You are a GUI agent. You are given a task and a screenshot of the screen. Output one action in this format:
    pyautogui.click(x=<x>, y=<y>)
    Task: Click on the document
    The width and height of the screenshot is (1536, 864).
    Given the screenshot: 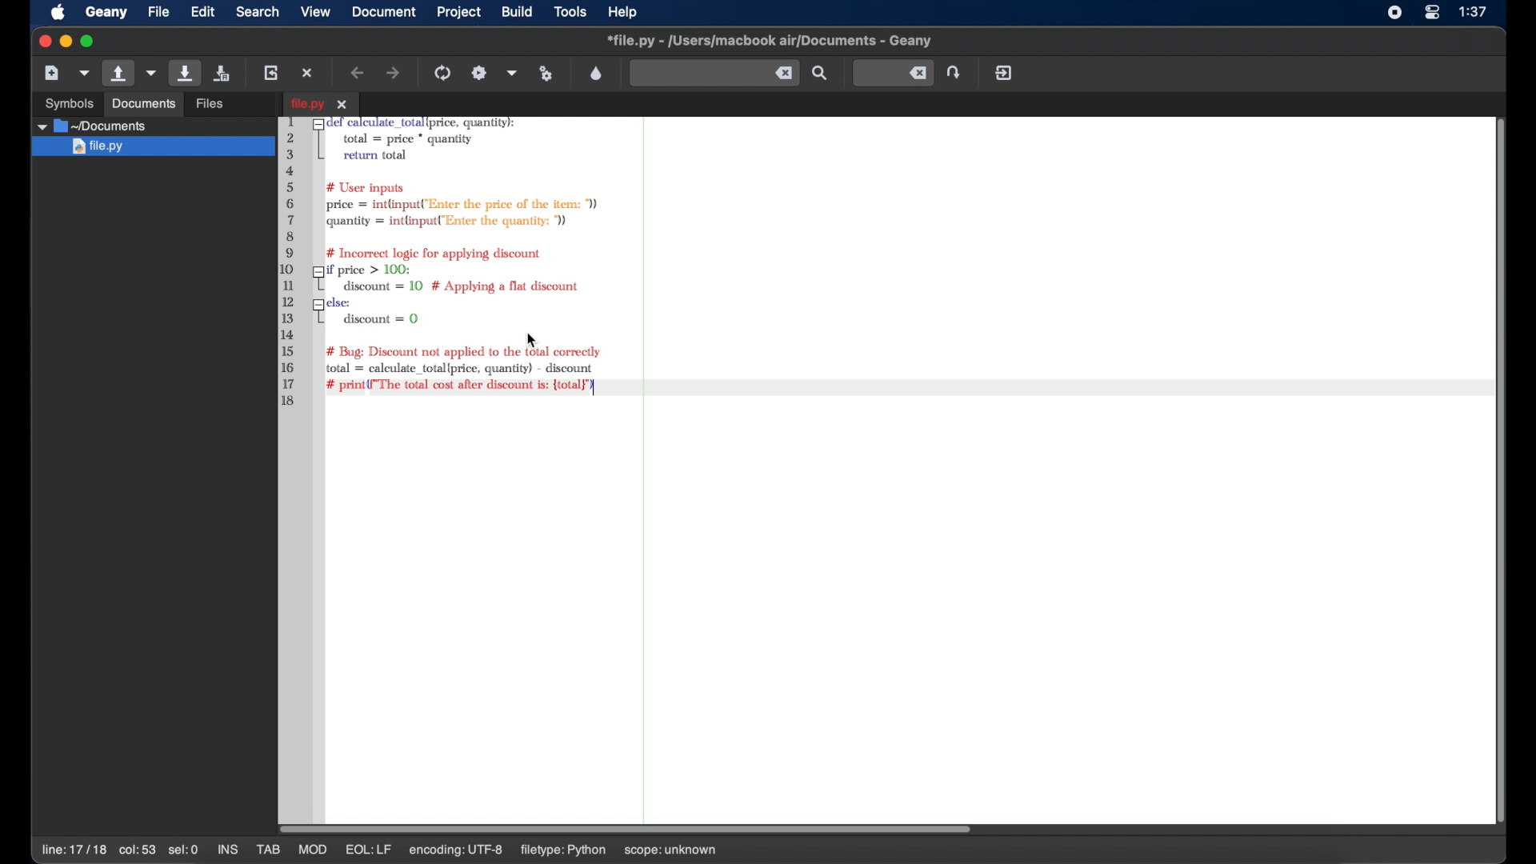 What is the action you would take?
    pyautogui.click(x=385, y=12)
    